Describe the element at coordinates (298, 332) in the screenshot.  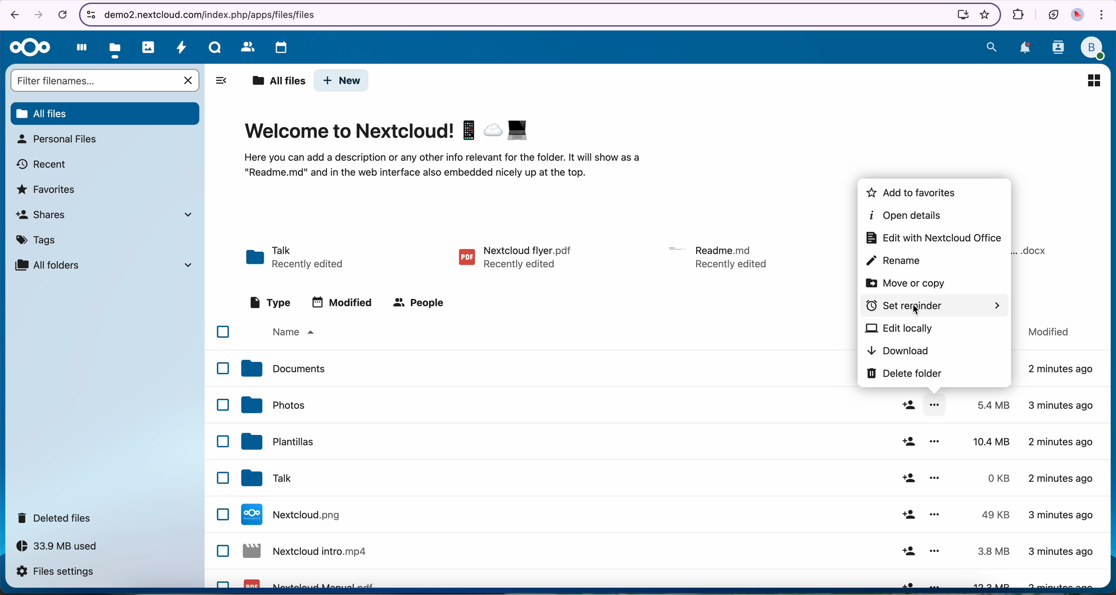
I see `name` at that location.